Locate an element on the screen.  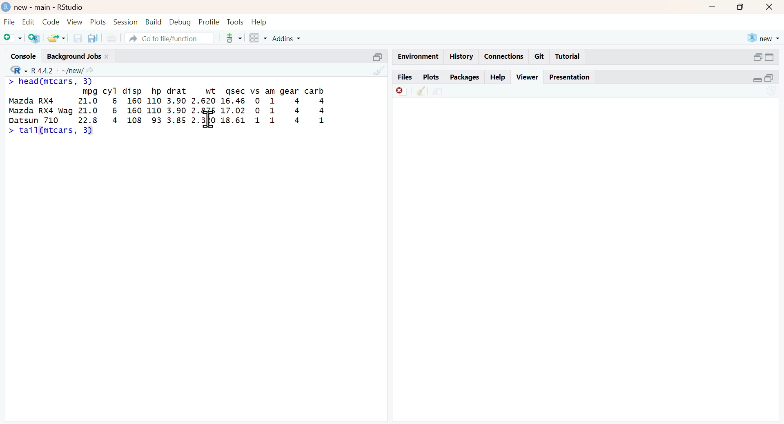
minimize is located at coordinates (713, 7).